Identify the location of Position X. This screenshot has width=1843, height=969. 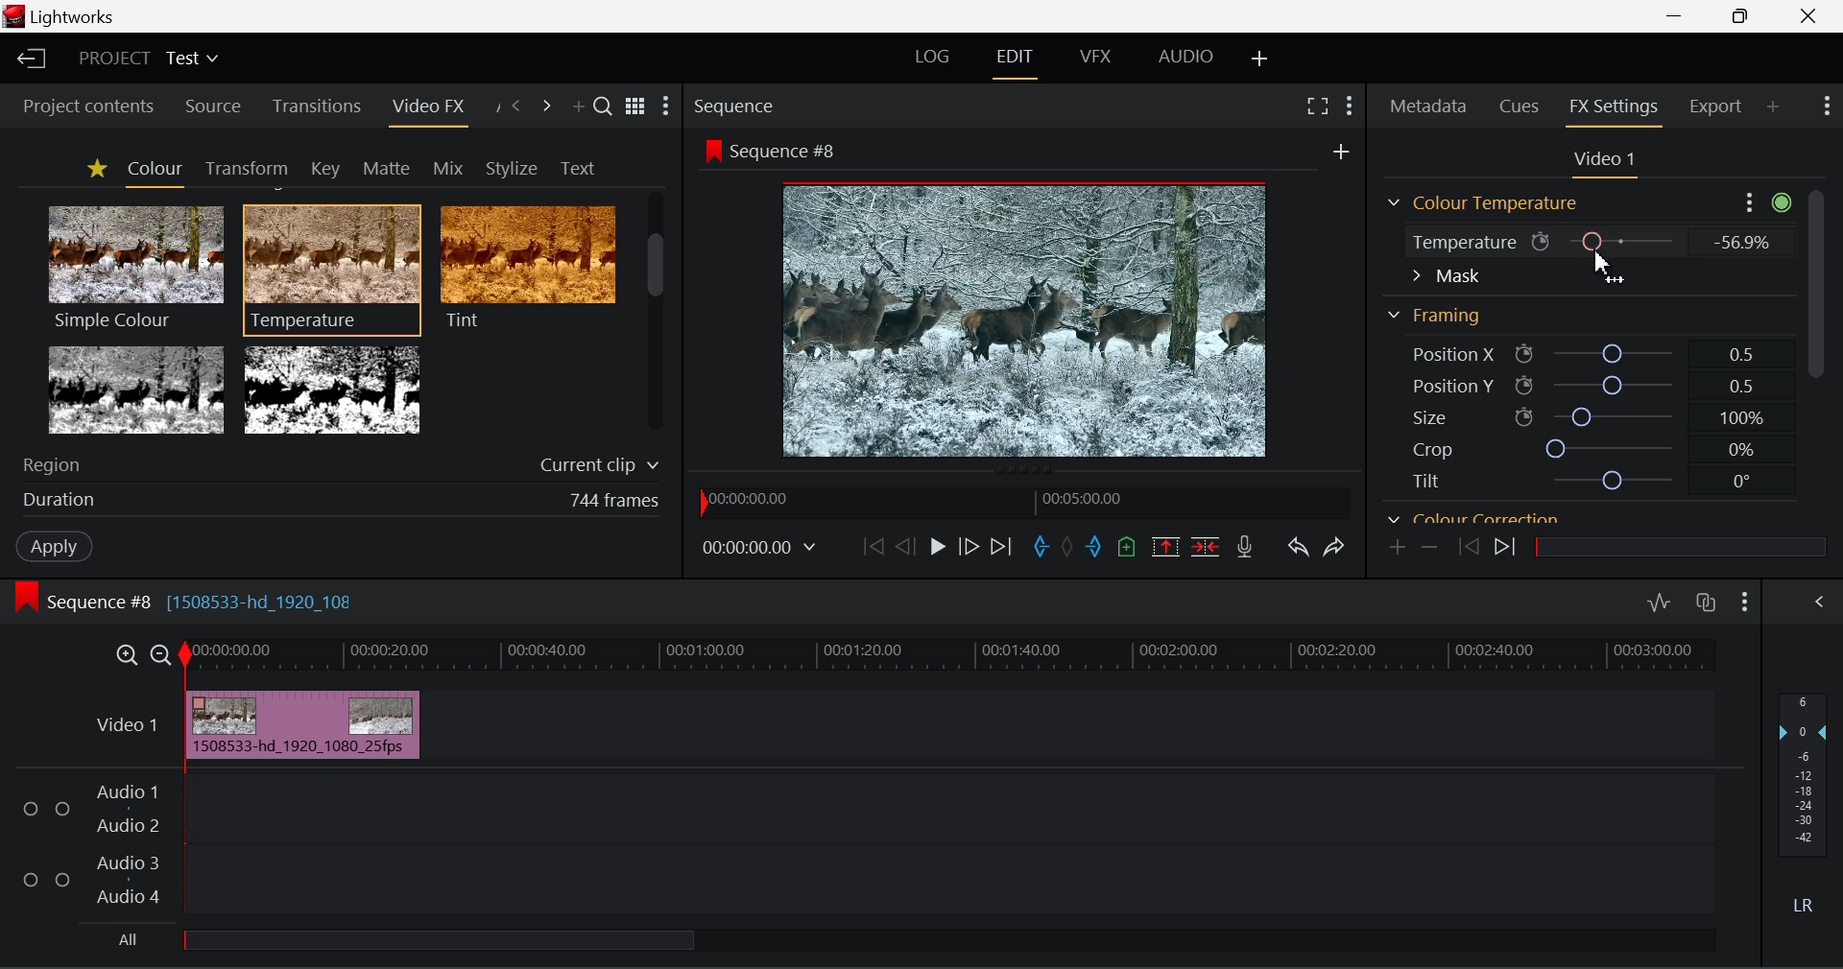
(1442, 355).